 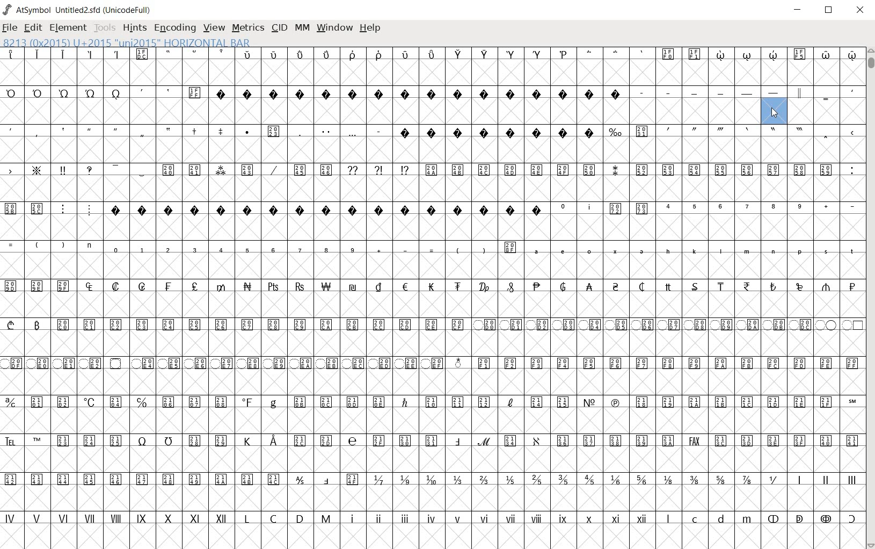 What do you see at coordinates (431, 296) in the screenshot?
I see `GLYPHS` at bounding box center [431, 296].